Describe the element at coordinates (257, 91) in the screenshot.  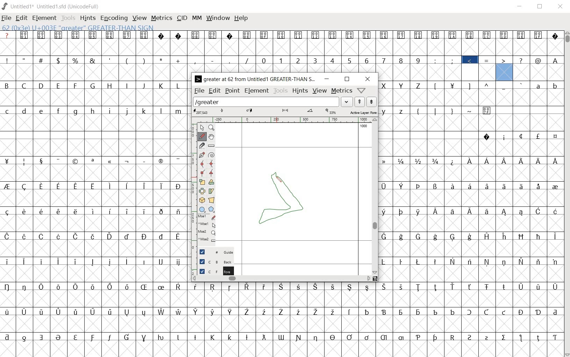
I see `element` at that location.